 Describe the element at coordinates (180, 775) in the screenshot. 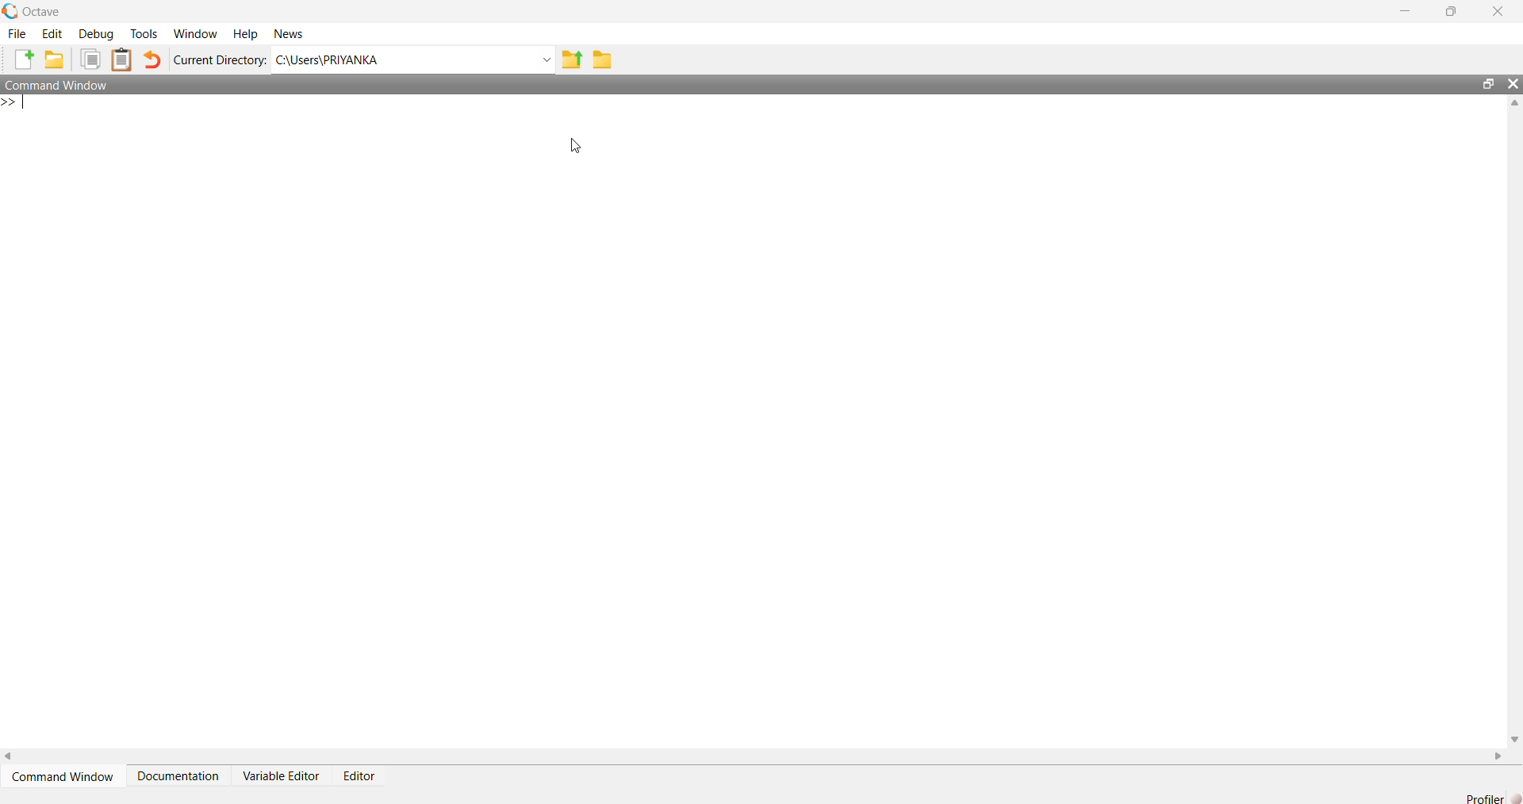

I see `Documentation` at that location.